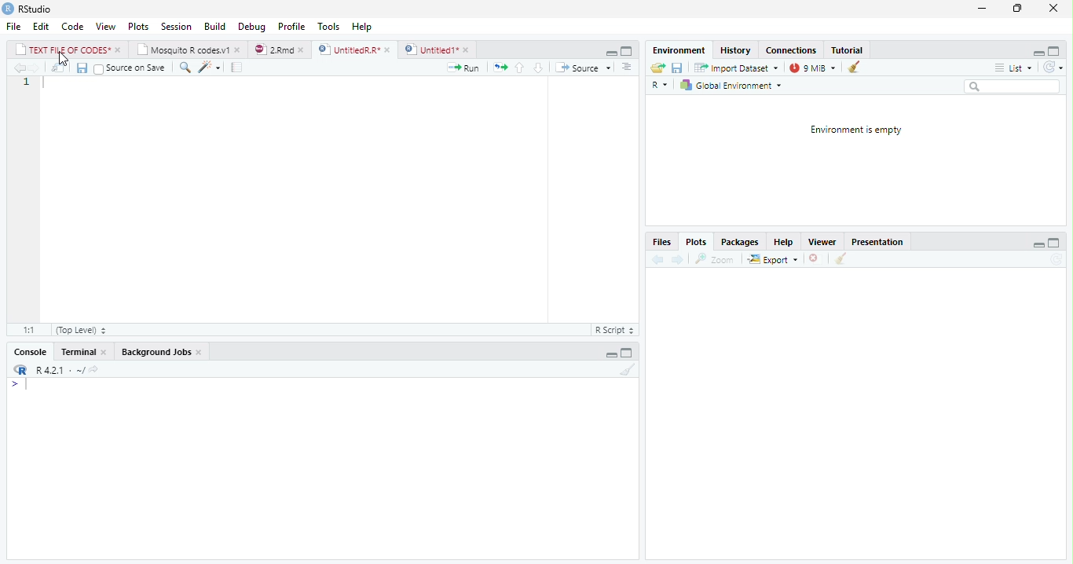  What do you see at coordinates (840, 259) in the screenshot?
I see `clear all plots` at bounding box center [840, 259].